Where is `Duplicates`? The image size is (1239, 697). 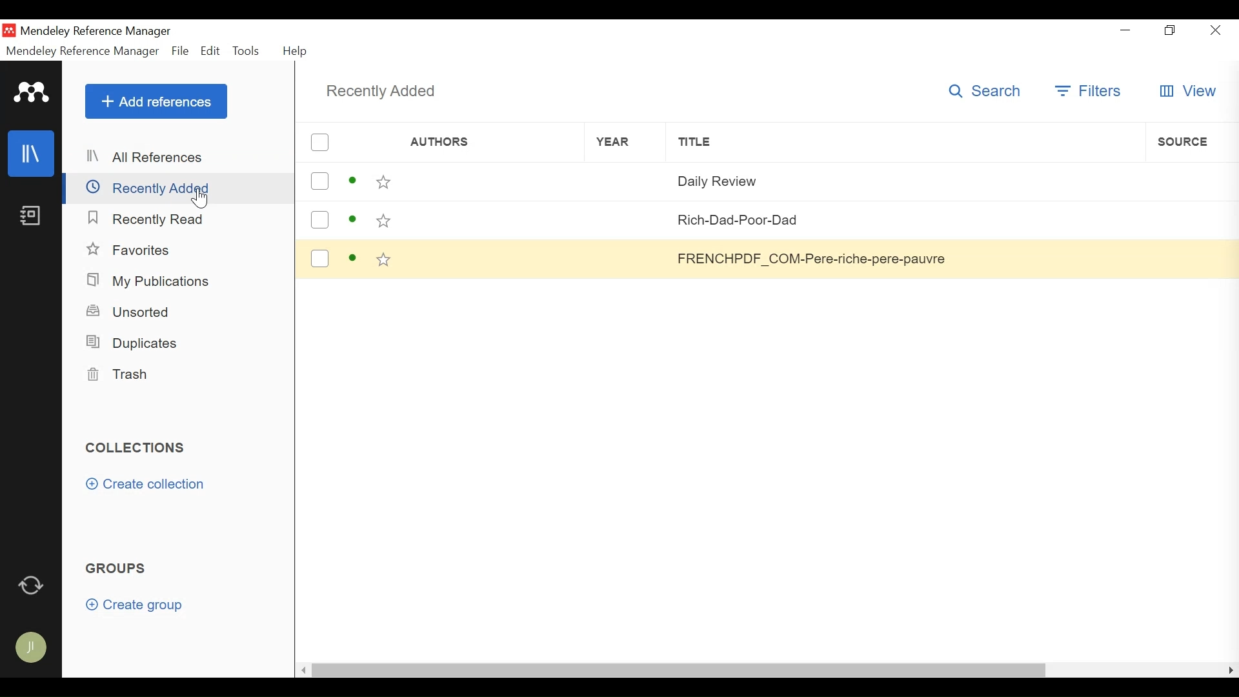 Duplicates is located at coordinates (138, 341).